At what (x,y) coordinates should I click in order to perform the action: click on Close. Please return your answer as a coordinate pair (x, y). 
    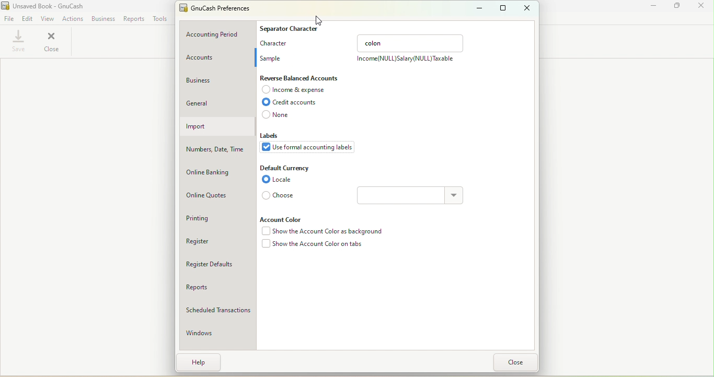
    Looking at the image, I should click on (527, 8).